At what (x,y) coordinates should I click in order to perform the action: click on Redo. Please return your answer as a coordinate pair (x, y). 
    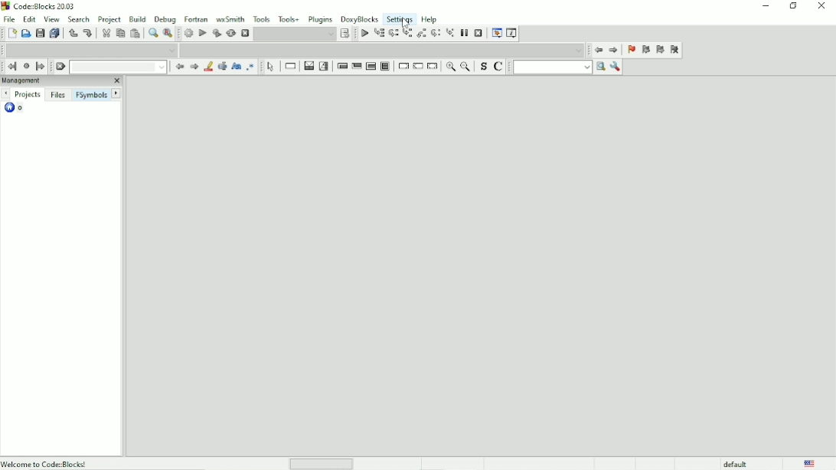
    Looking at the image, I should click on (88, 33).